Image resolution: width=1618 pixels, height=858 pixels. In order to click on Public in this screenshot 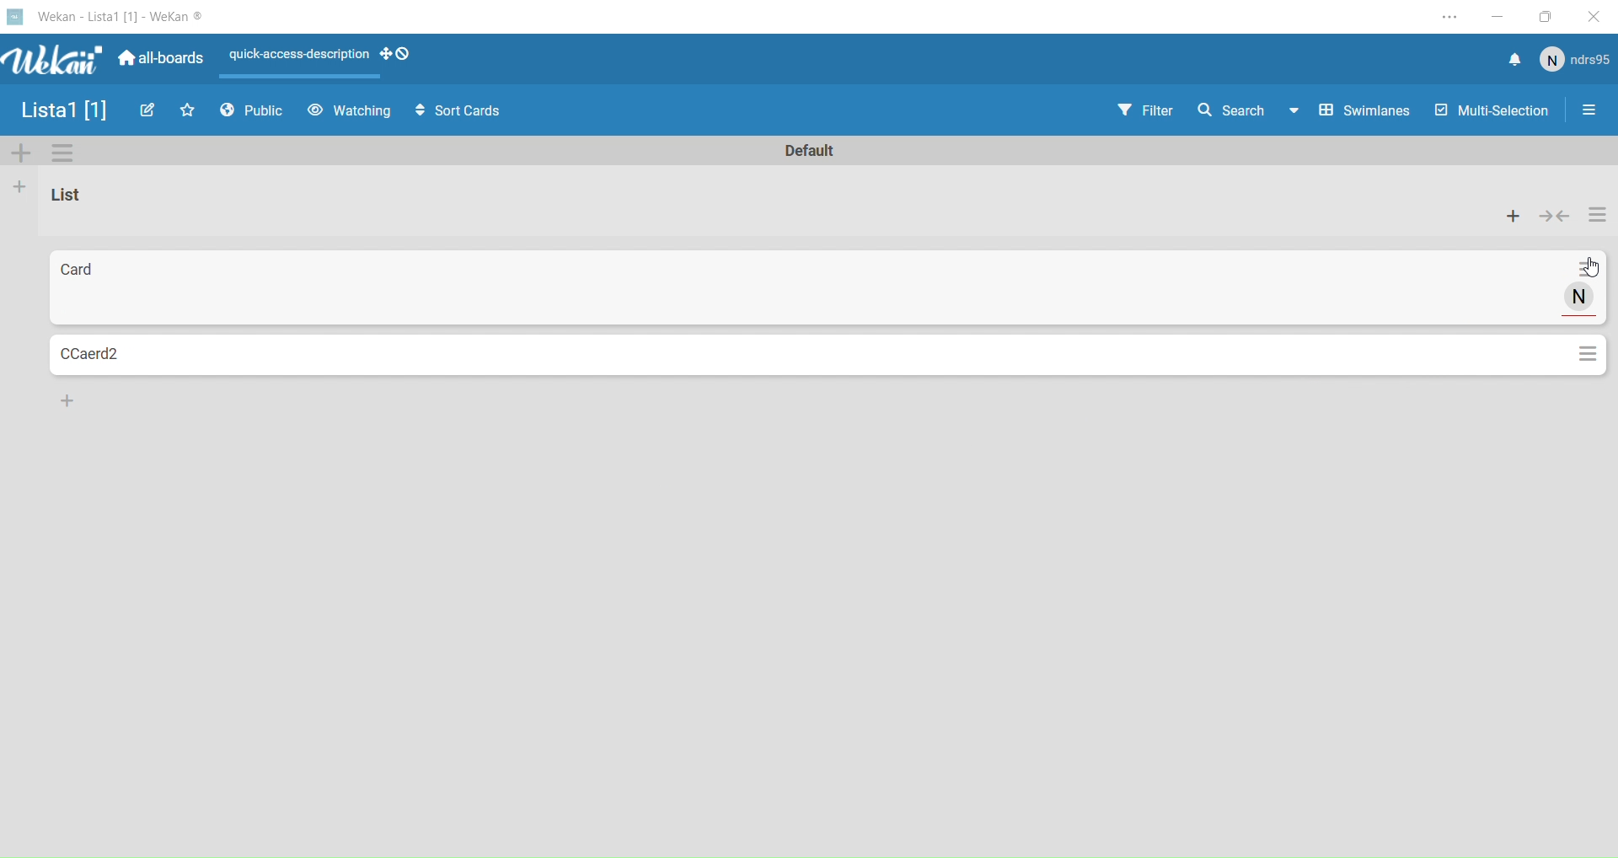, I will do `click(254, 113)`.